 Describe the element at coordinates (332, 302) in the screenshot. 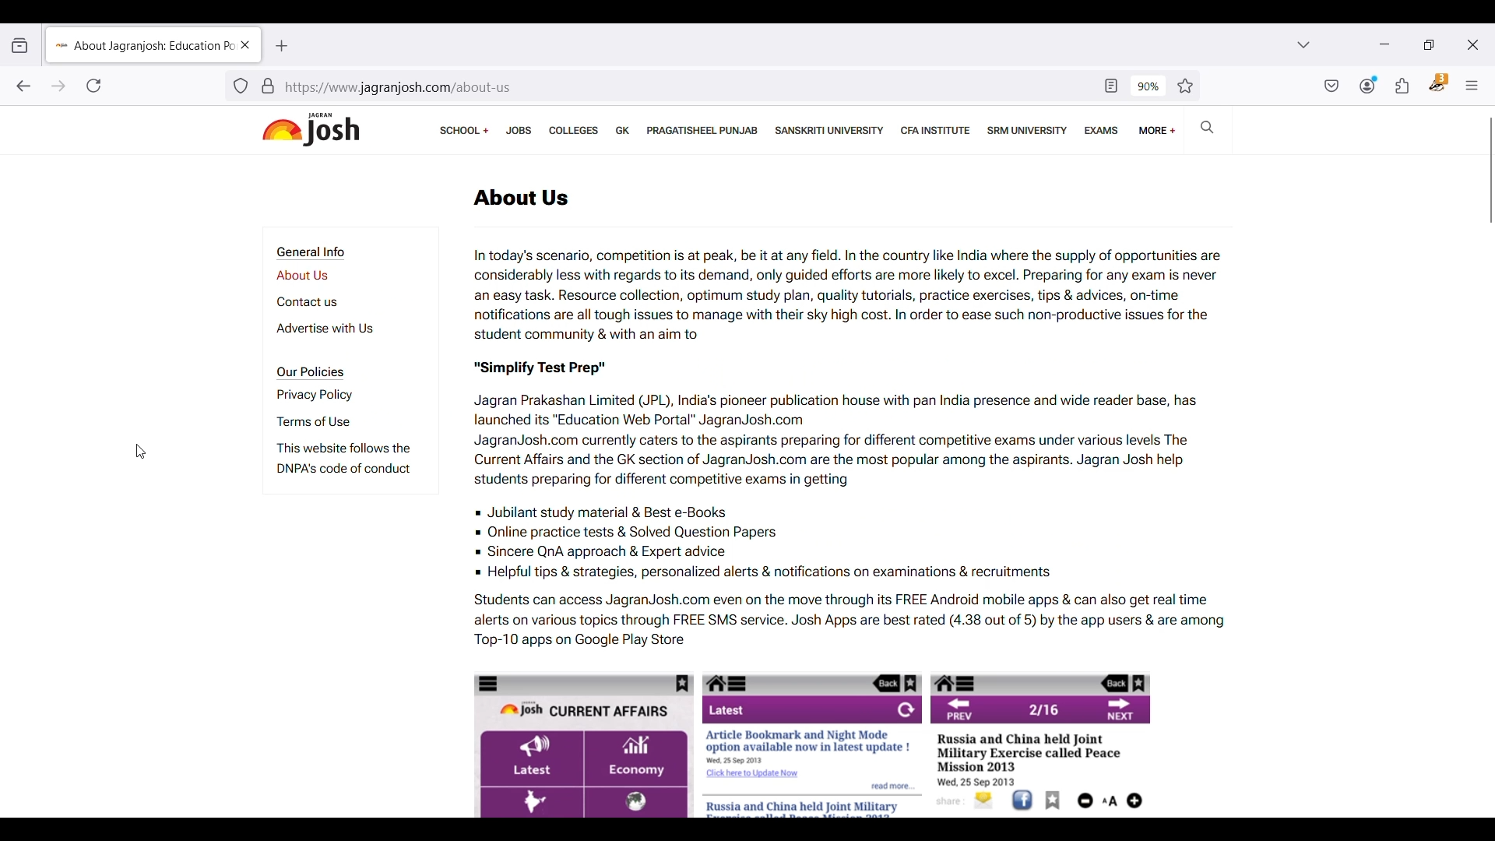

I see `Contact us page` at that location.